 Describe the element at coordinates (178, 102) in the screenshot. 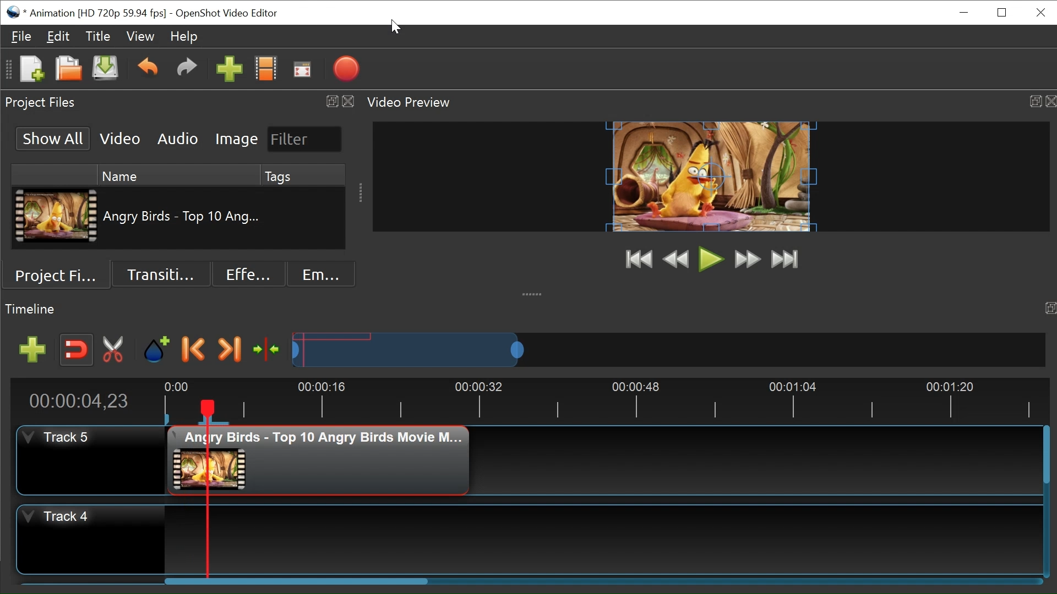

I see `Project Files Panel` at that location.